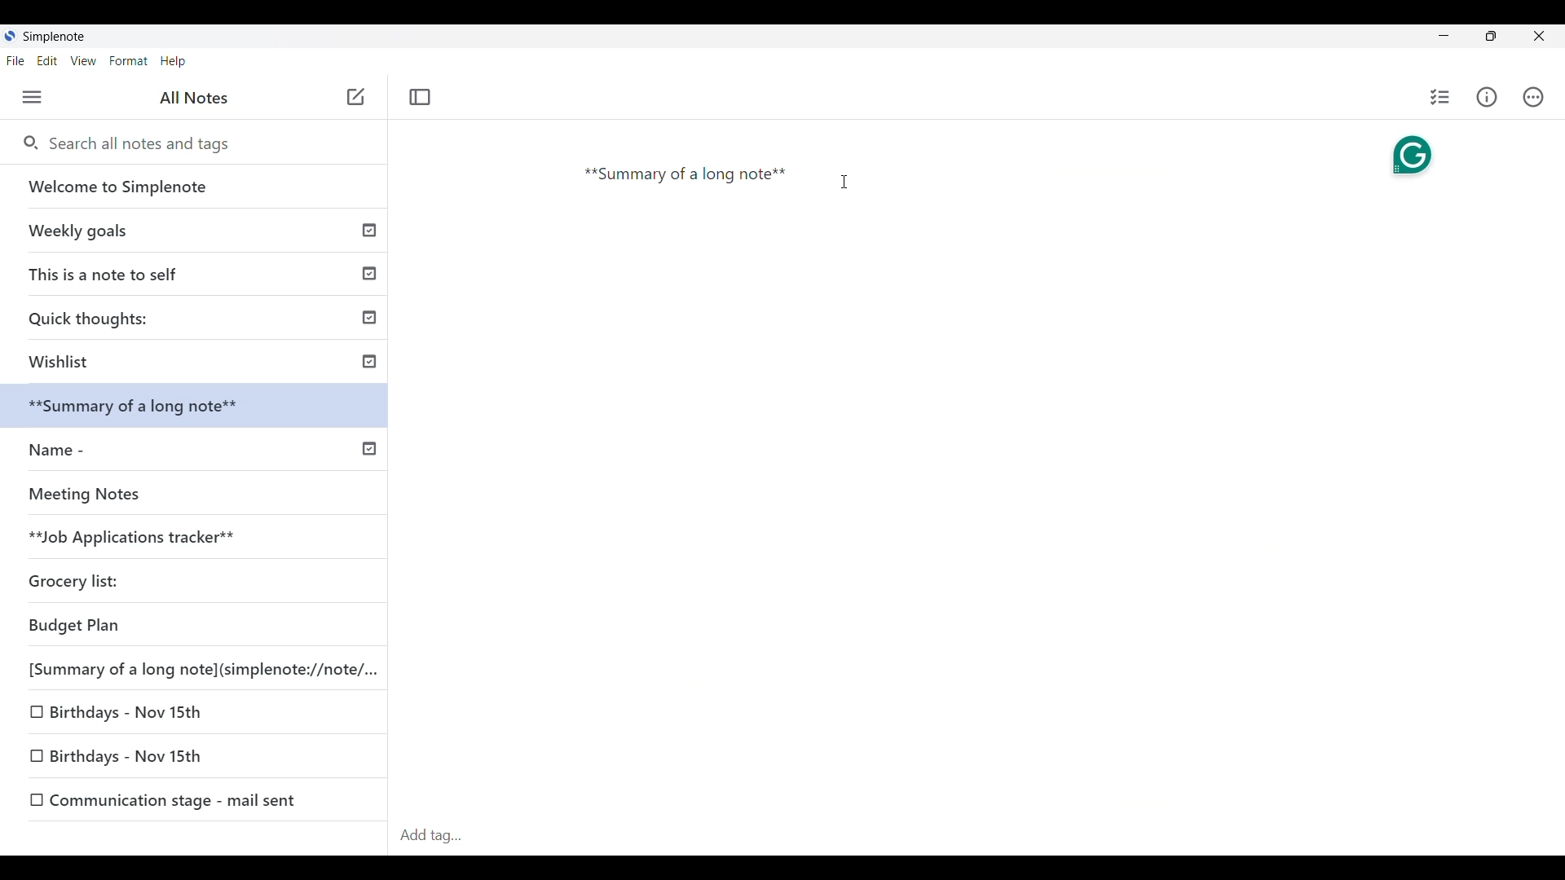  I want to click on This is a note to self, so click(197, 271).